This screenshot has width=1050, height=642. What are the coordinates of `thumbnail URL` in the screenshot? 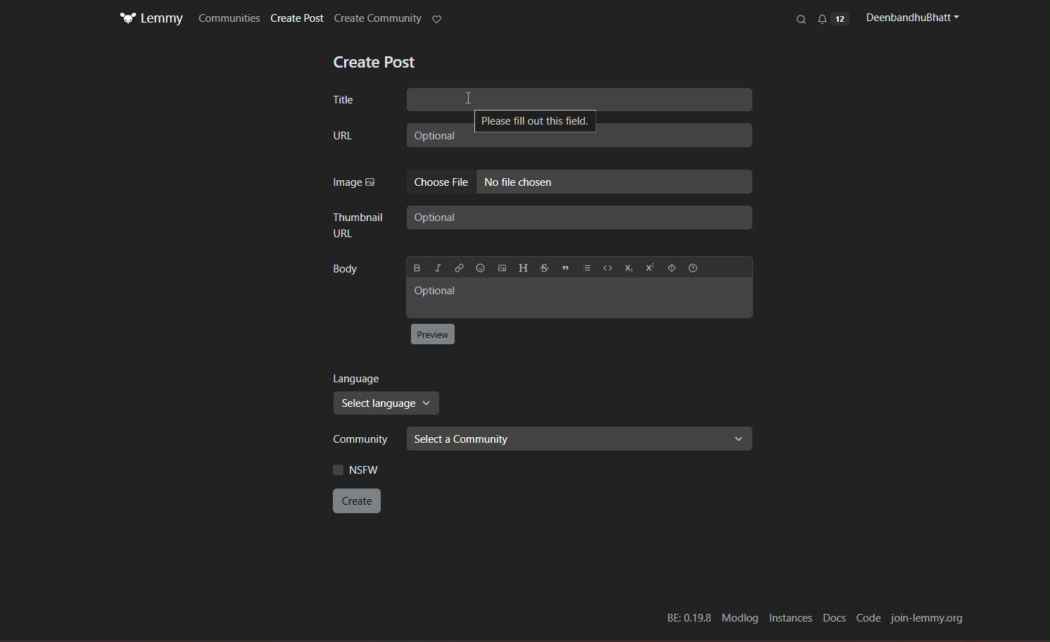 It's located at (359, 224).